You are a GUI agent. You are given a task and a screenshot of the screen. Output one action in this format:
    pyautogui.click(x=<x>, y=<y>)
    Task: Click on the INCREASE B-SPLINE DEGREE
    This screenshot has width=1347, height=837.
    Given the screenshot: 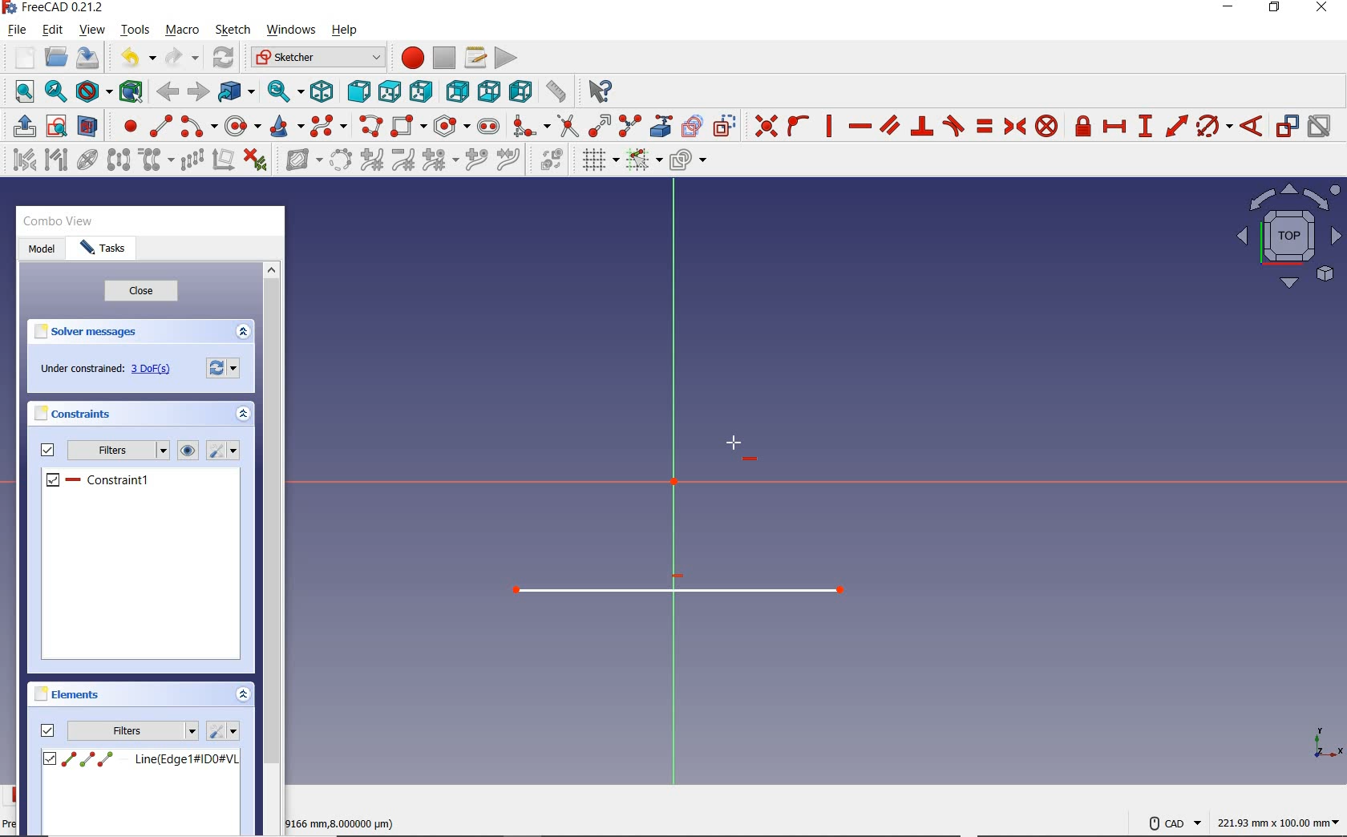 What is the action you would take?
    pyautogui.click(x=370, y=159)
    